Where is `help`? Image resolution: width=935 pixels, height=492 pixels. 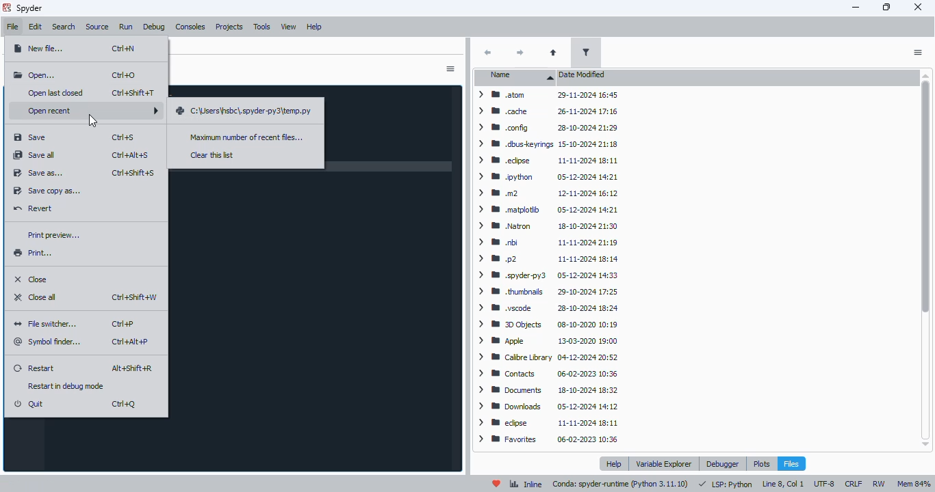
help is located at coordinates (615, 464).